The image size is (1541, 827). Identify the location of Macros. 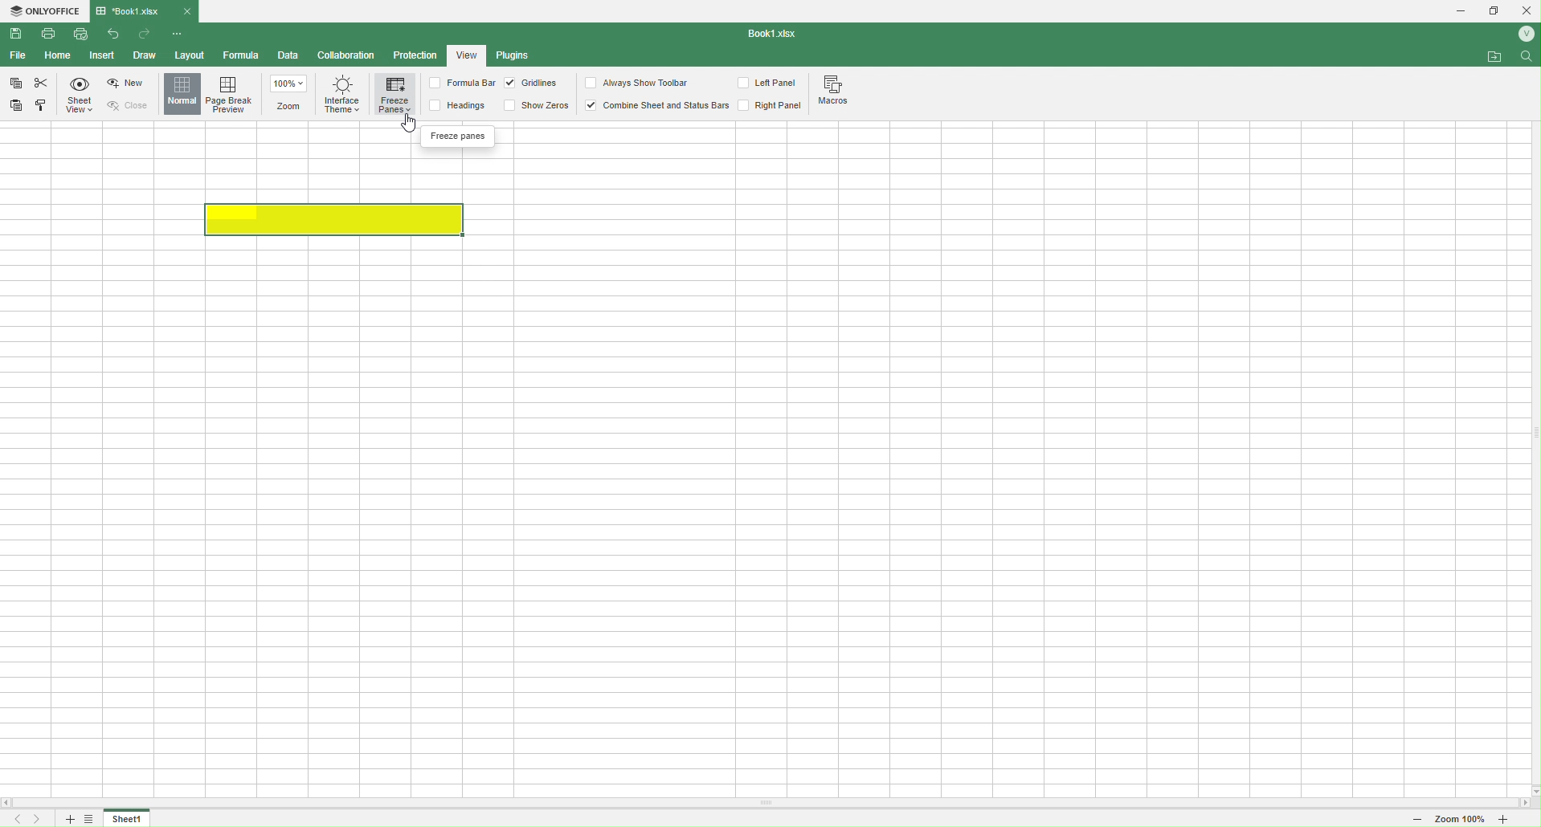
(838, 92).